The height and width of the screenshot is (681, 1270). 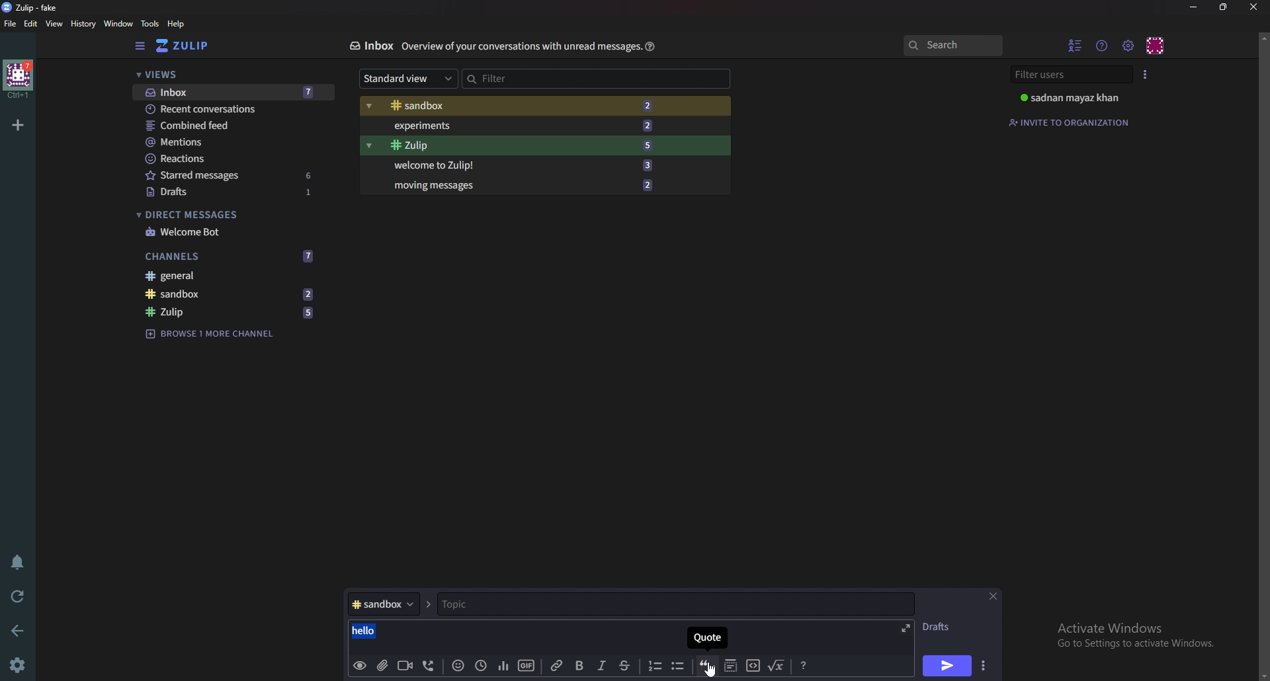 What do you see at coordinates (939, 627) in the screenshot?
I see `DRAFTS` at bounding box center [939, 627].